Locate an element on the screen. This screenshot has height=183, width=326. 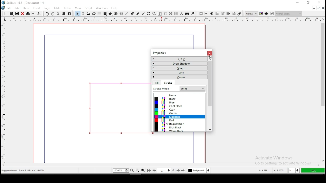
icon and file name is located at coordinates (23, 3).